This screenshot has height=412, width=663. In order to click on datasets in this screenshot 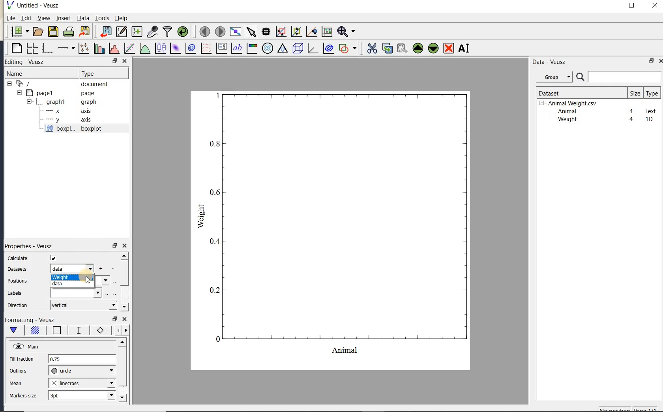, I will do `click(17, 270)`.